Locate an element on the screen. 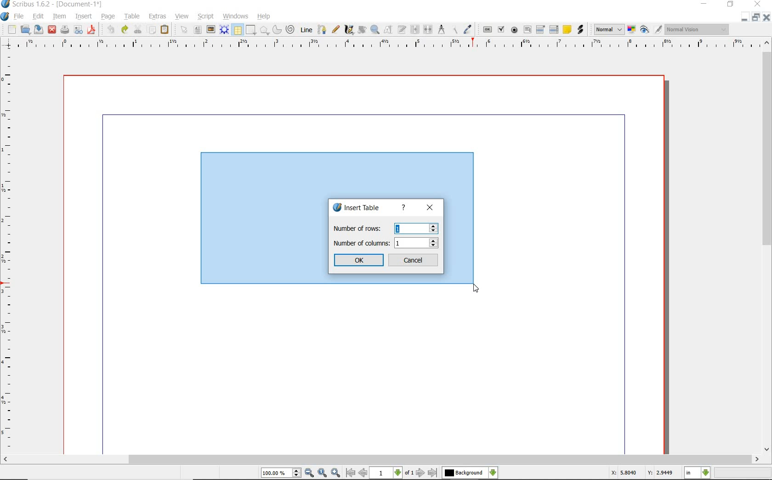  number of rows is located at coordinates (384, 228).